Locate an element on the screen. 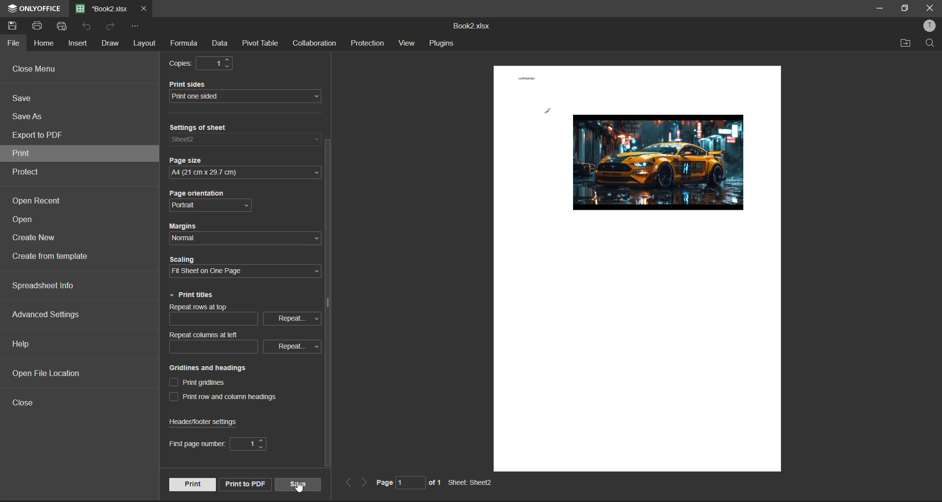 Image resolution: width=942 pixels, height=502 pixels. view is located at coordinates (406, 45).